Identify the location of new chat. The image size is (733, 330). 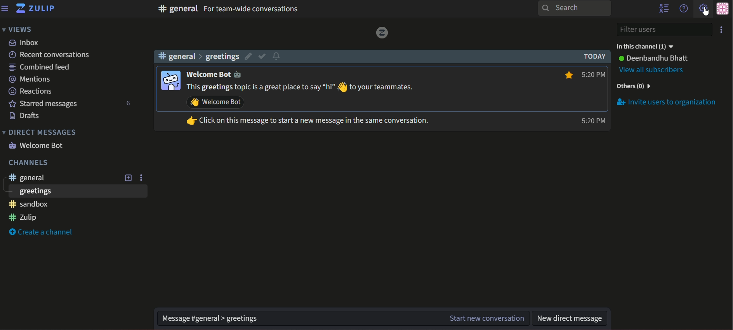
(485, 318).